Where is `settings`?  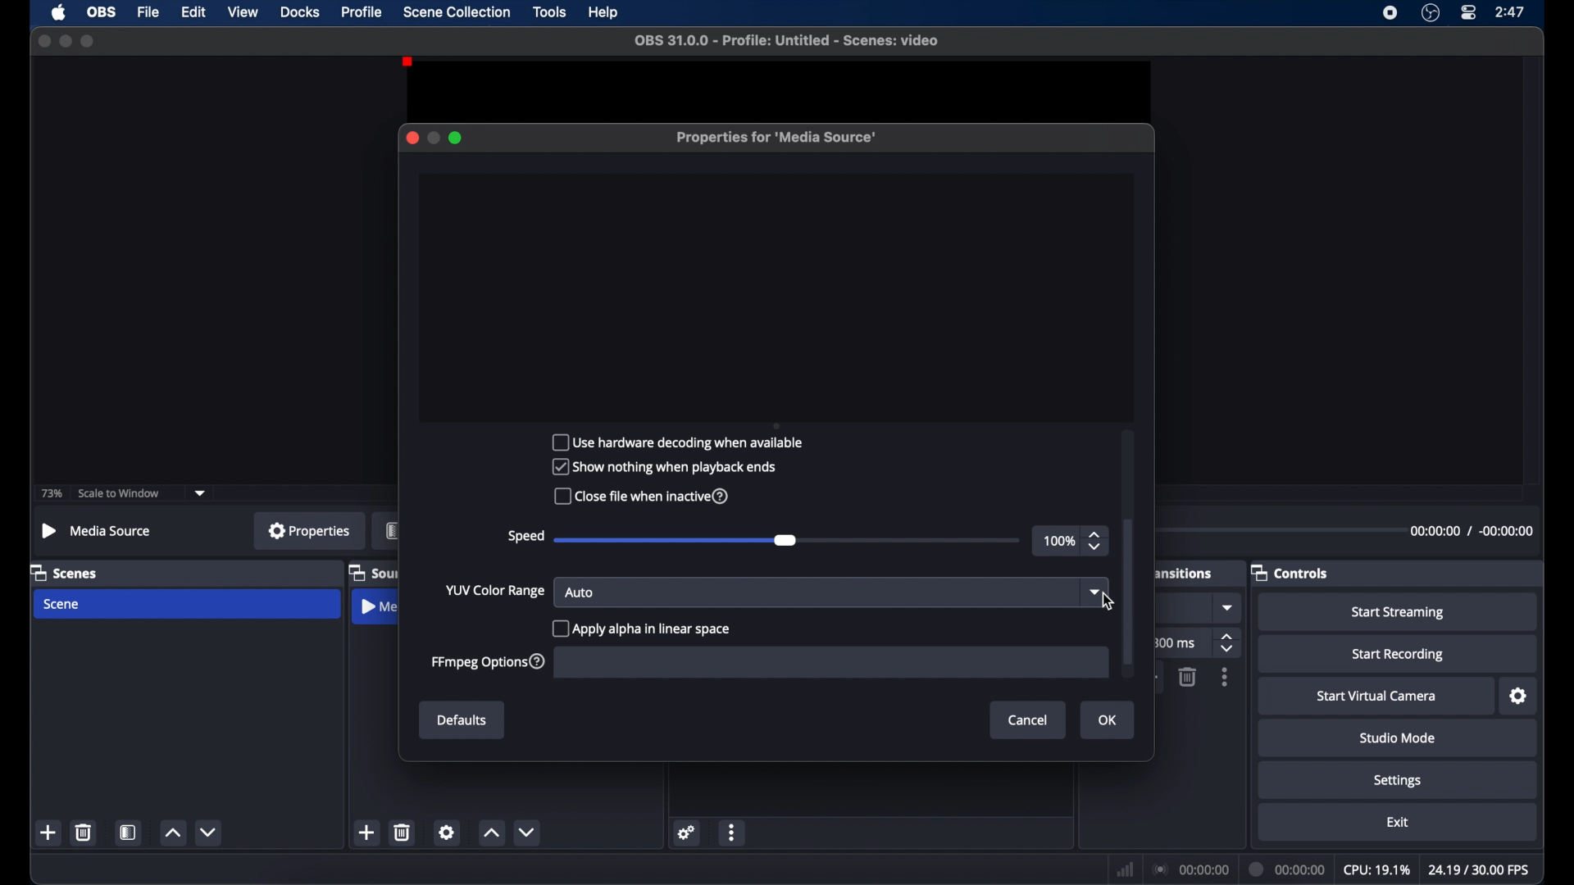
settings is located at coordinates (1398, 782).